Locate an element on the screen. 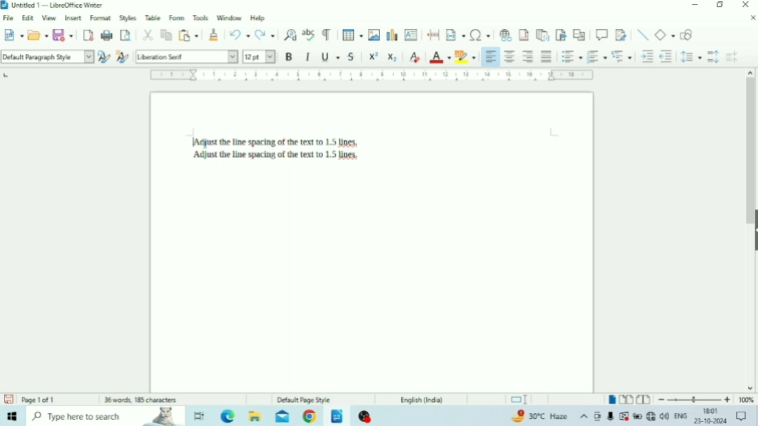 Image resolution: width=758 pixels, height=426 pixels. Basic Shapes is located at coordinates (664, 34).